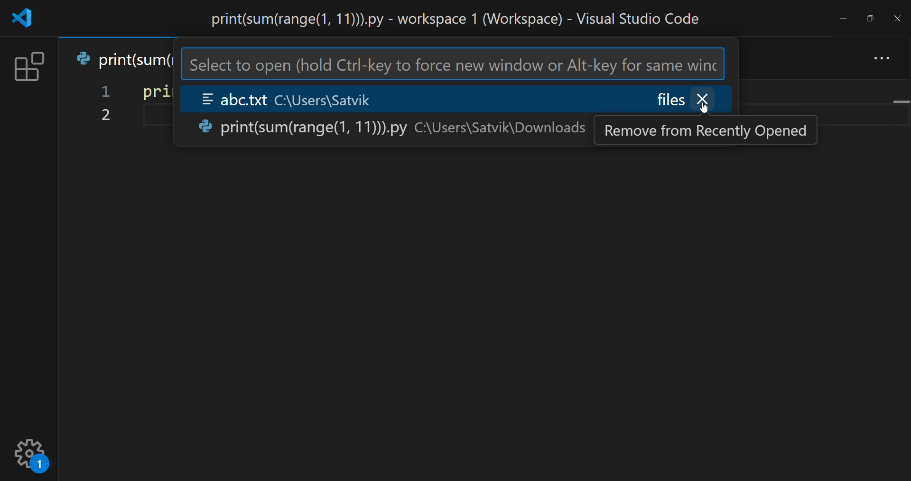  What do you see at coordinates (882, 57) in the screenshot?
I see `more` at bounding box center [882, 57].